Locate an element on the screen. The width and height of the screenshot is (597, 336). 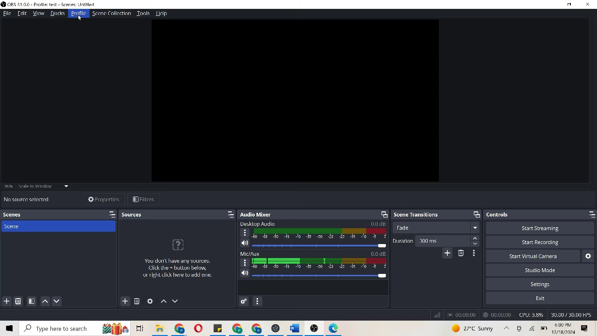
open scene filters is located at coordinates (32, 300).